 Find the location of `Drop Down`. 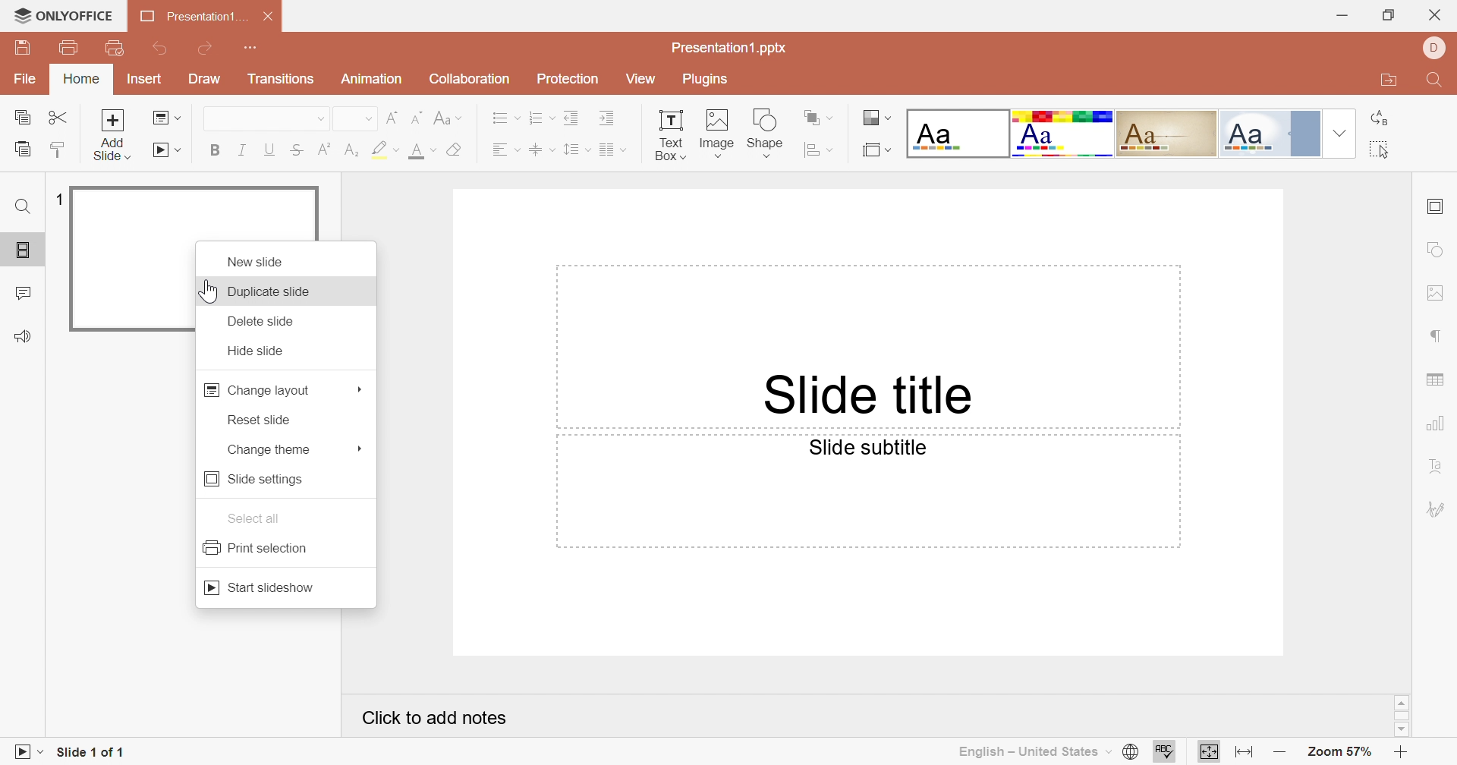

Drop Down is located at coordinates (357, 450).